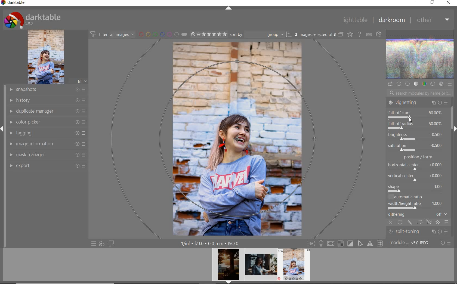 Image resolution: width=457 pixels, height=284 pixels. I want to click on MINIMIZE, so click(416, 2).